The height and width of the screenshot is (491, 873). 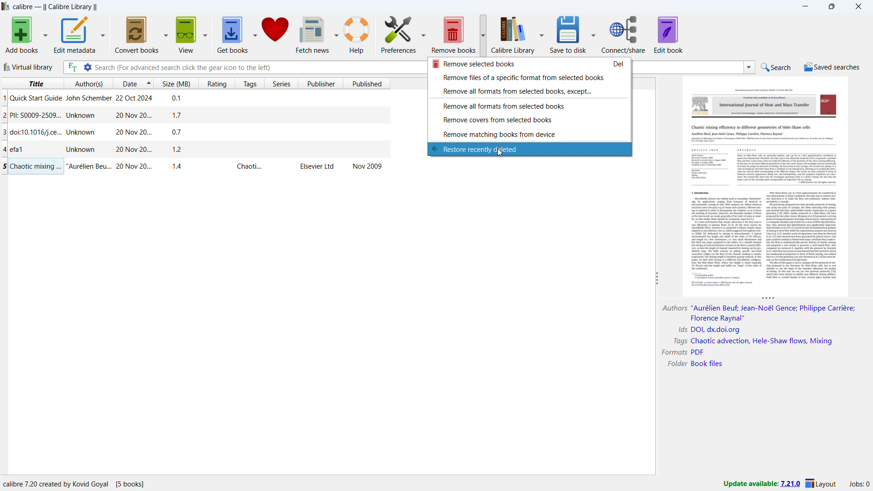 I want to click on sort by series, so click(x=281, y=84).